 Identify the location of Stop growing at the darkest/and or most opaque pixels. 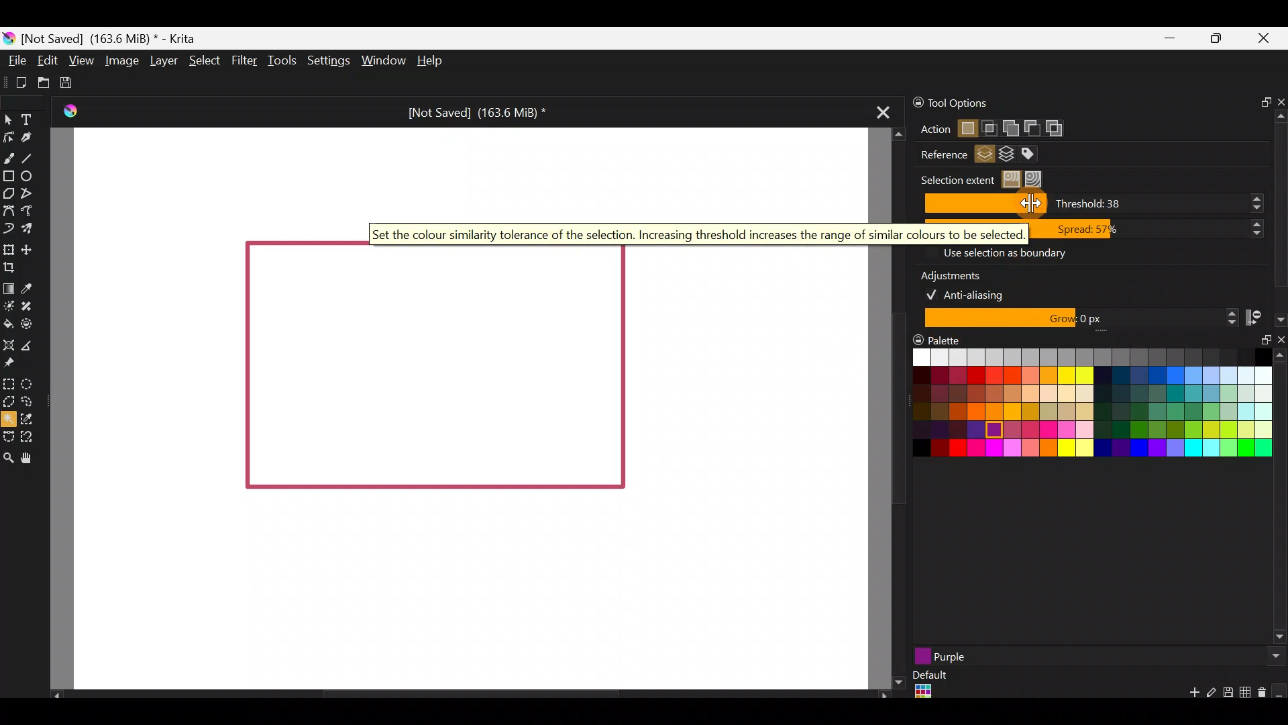
(1265, 317).